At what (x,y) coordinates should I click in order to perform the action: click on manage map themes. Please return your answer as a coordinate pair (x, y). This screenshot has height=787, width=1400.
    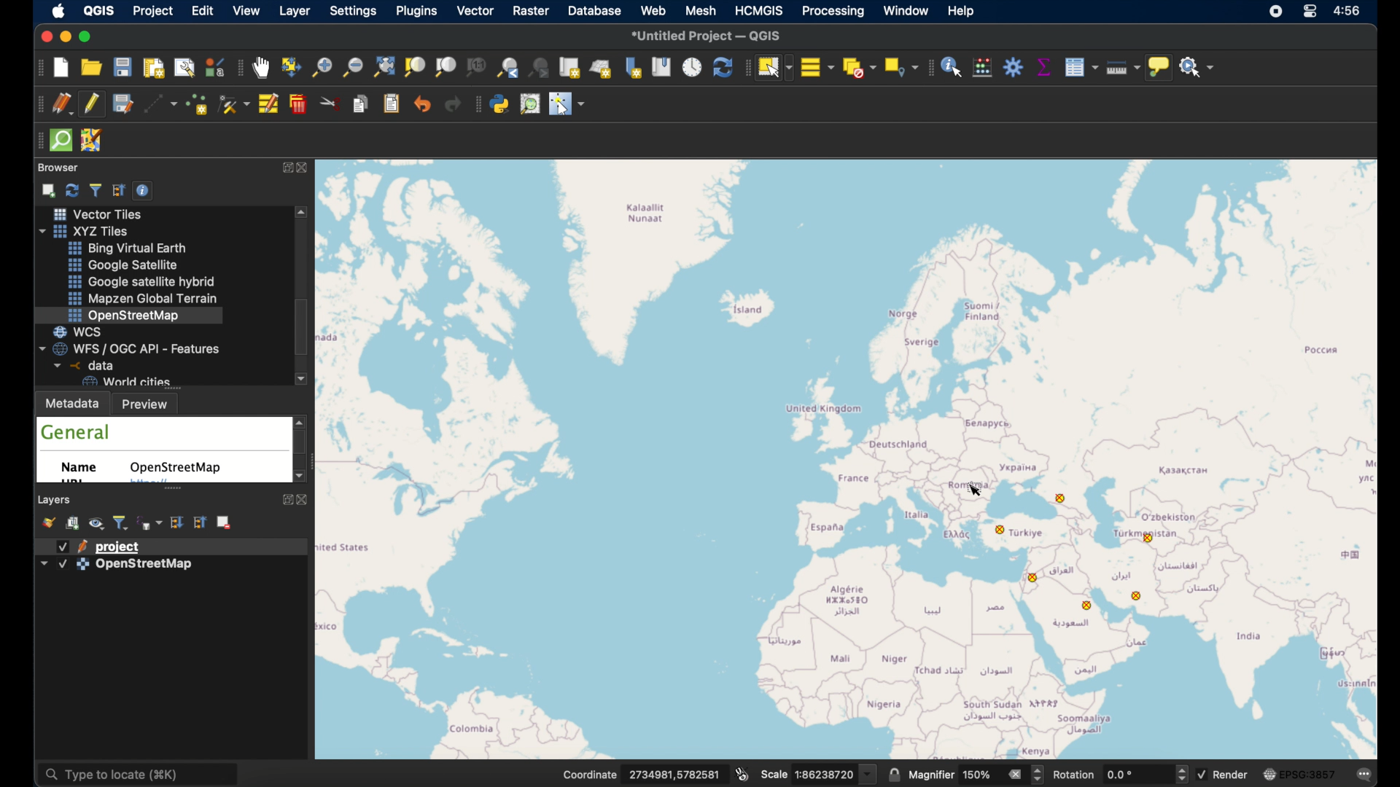
    Looking at the image, I should click on (98, 525).